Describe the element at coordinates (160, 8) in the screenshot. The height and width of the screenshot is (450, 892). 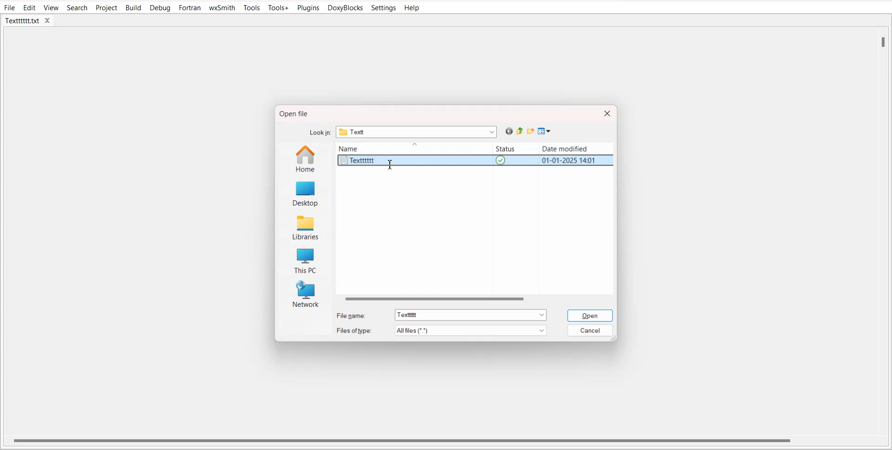
I see `Debug` at that location.